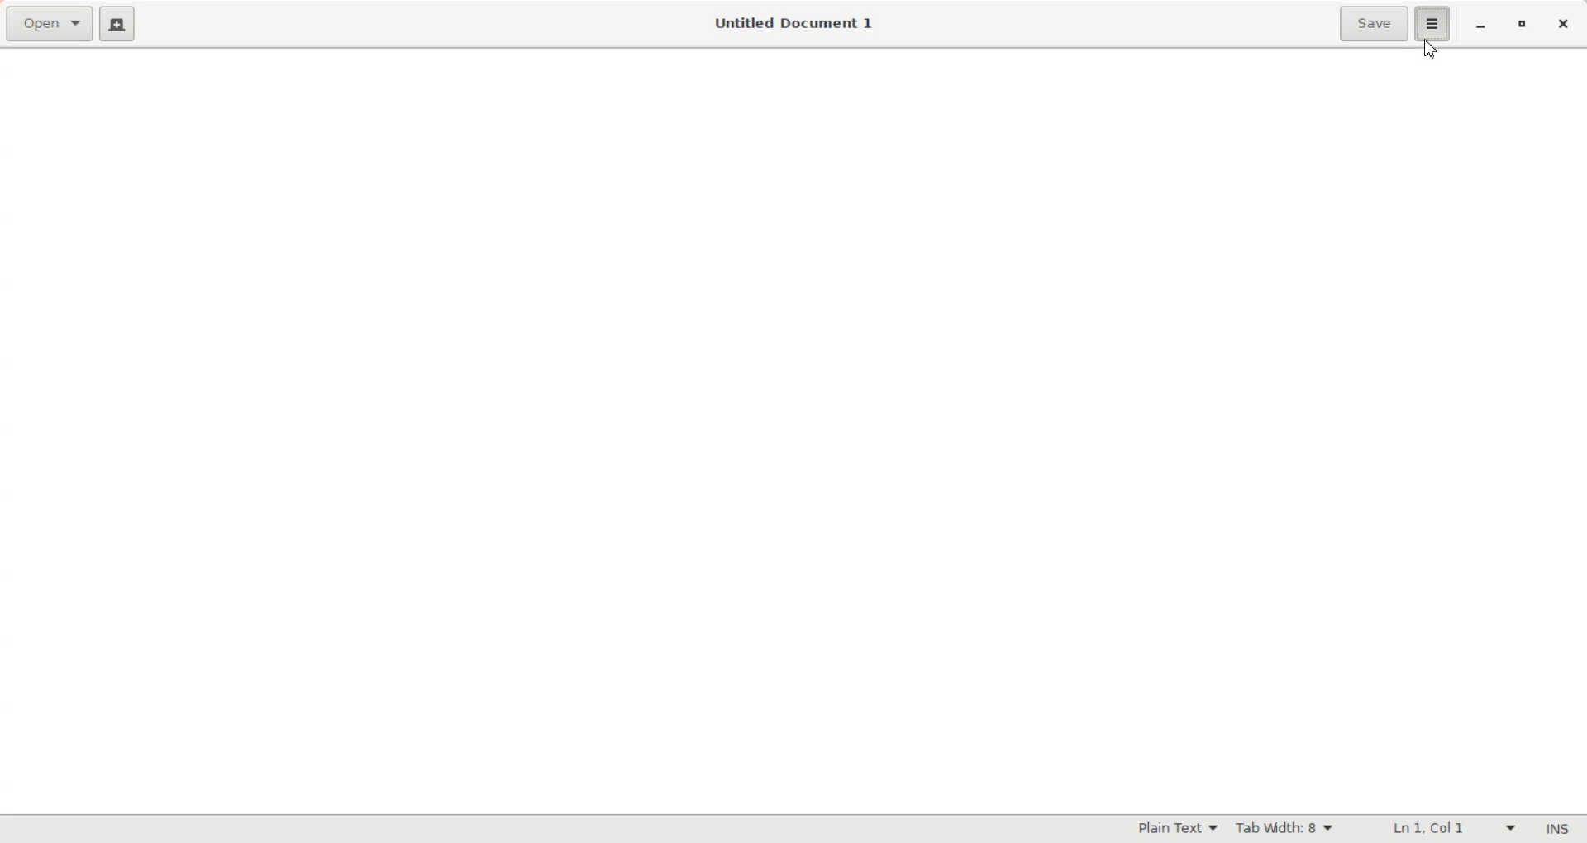 This screenshot has width=1587, height=843. Describe the element at coordinates (1429, 50) in the screenshot. I see `Cursor` at that location.